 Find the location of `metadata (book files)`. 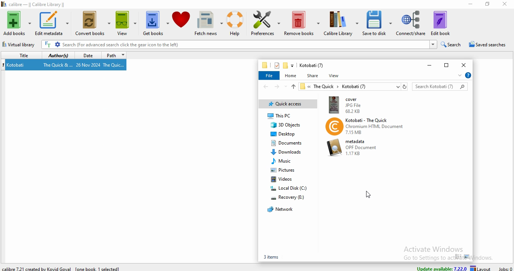

metadata (book files) is located at coordinates (353, 148).